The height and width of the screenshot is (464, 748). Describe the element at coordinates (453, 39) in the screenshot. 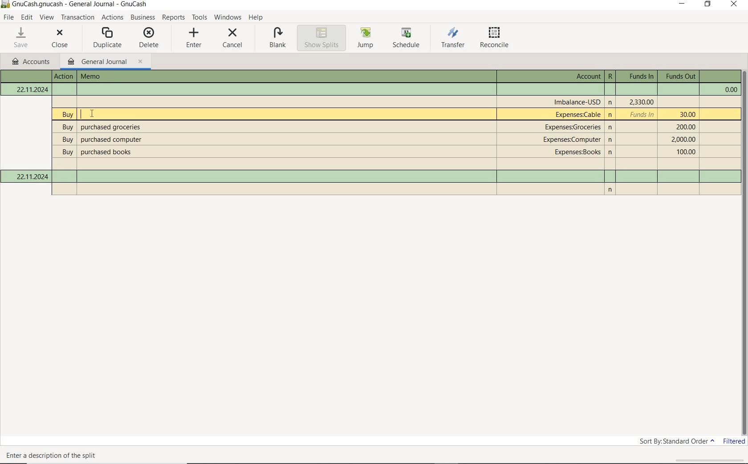

I see `transfer` at that location.